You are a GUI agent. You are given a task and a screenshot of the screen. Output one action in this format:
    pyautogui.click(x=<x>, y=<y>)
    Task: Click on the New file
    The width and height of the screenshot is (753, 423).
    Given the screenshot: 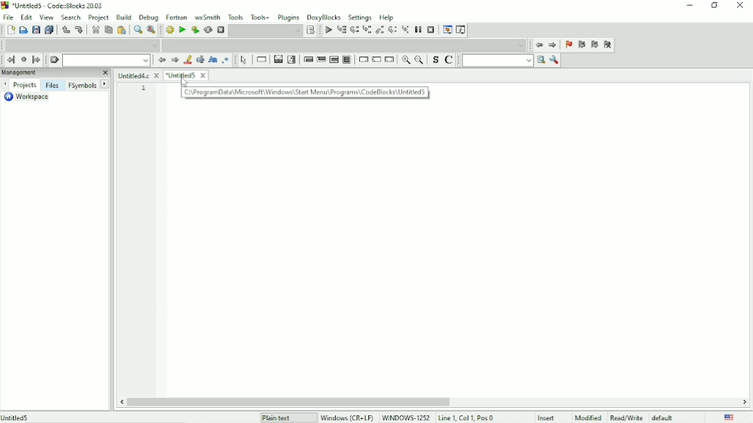 What is the action you would take?
    pyautogui.click(x=10, y=30)
    